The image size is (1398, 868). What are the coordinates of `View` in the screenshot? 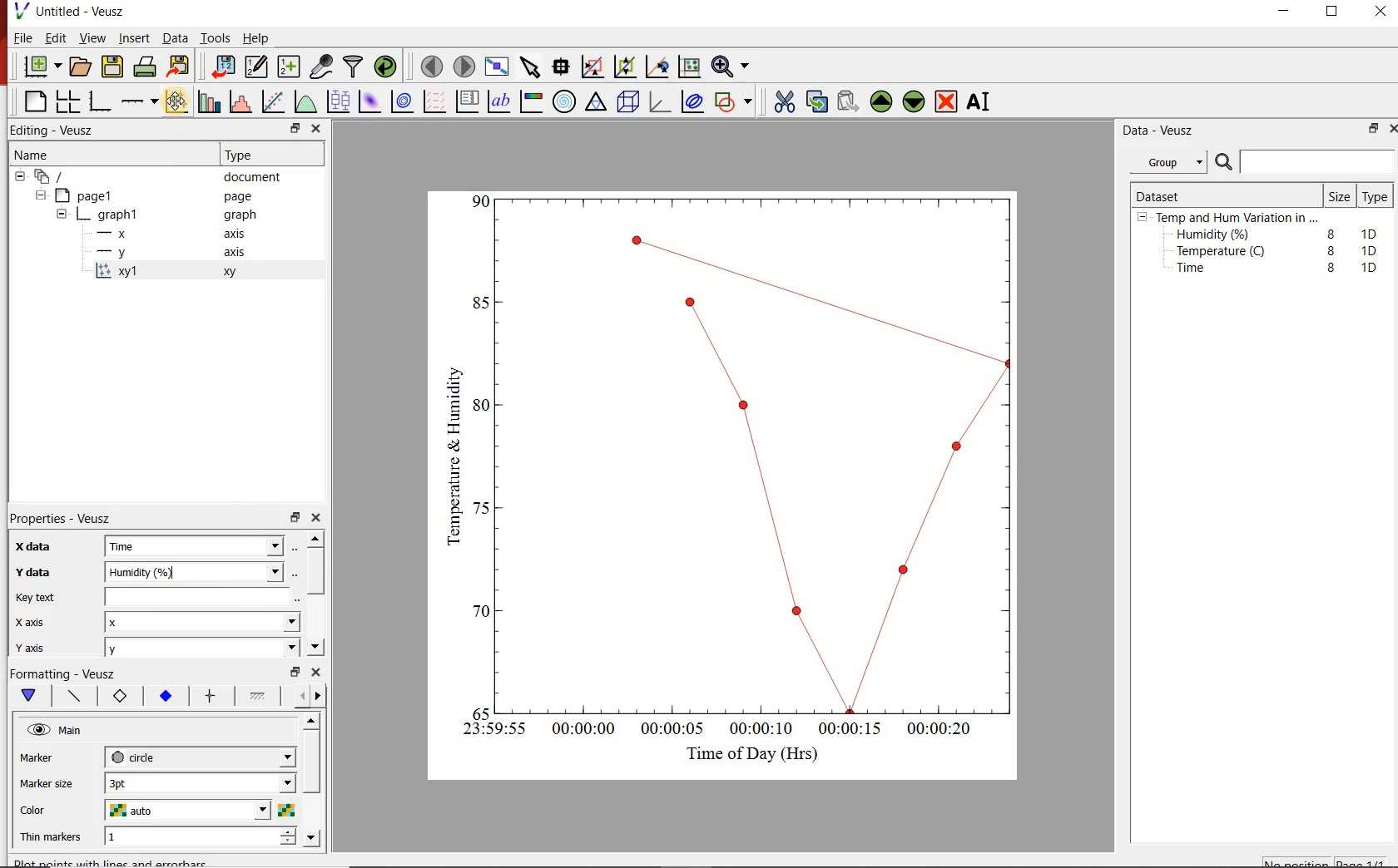 It's located at (92, 38).